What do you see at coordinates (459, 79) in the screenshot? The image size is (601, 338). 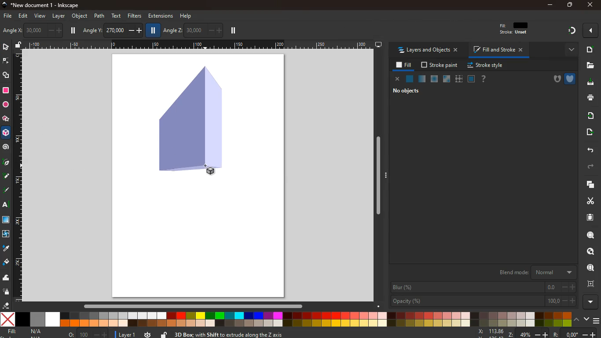 I see `texture` at bounding box center [459, 79].